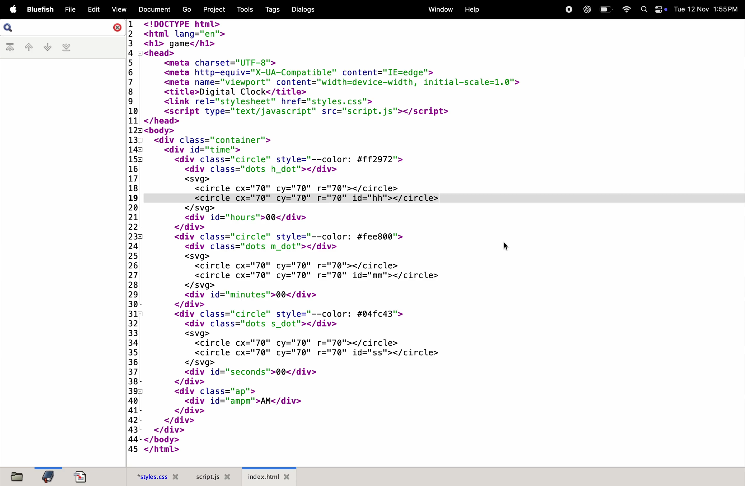 Image resolution: width=745 pixels, height=486 pixels. Describe the element at coordinates (473, 9) in the screenshot. I see `help` at that location.